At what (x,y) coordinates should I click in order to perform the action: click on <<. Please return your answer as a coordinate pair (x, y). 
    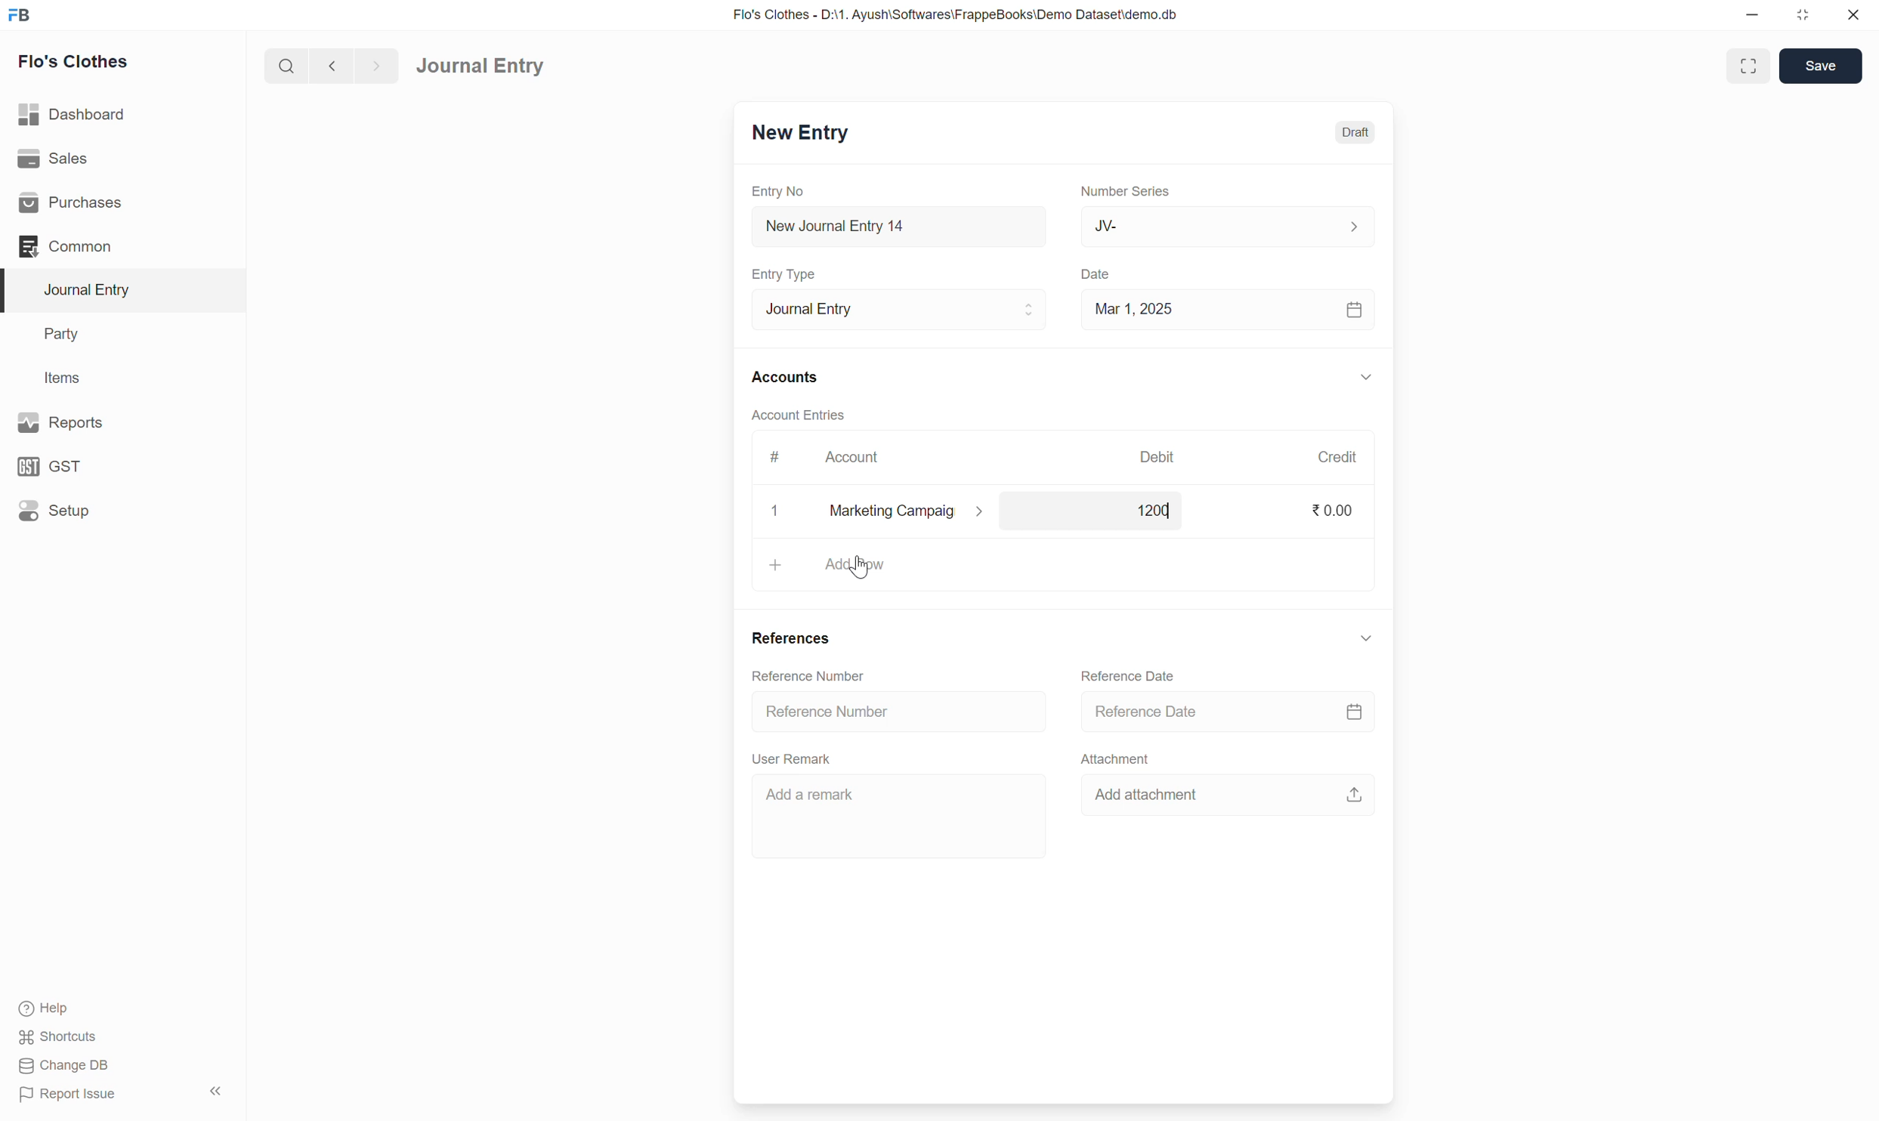
    Looking at the image, I should click on (215, 1092).